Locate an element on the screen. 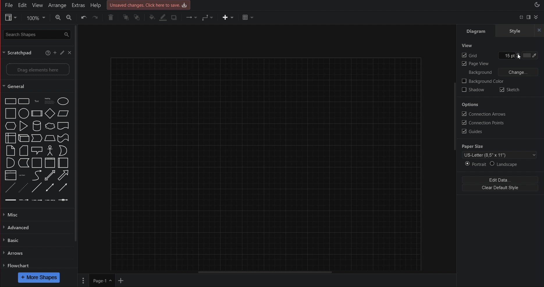 This screenshot has width=544, height=287. Background is located at coordinates (480, 73).